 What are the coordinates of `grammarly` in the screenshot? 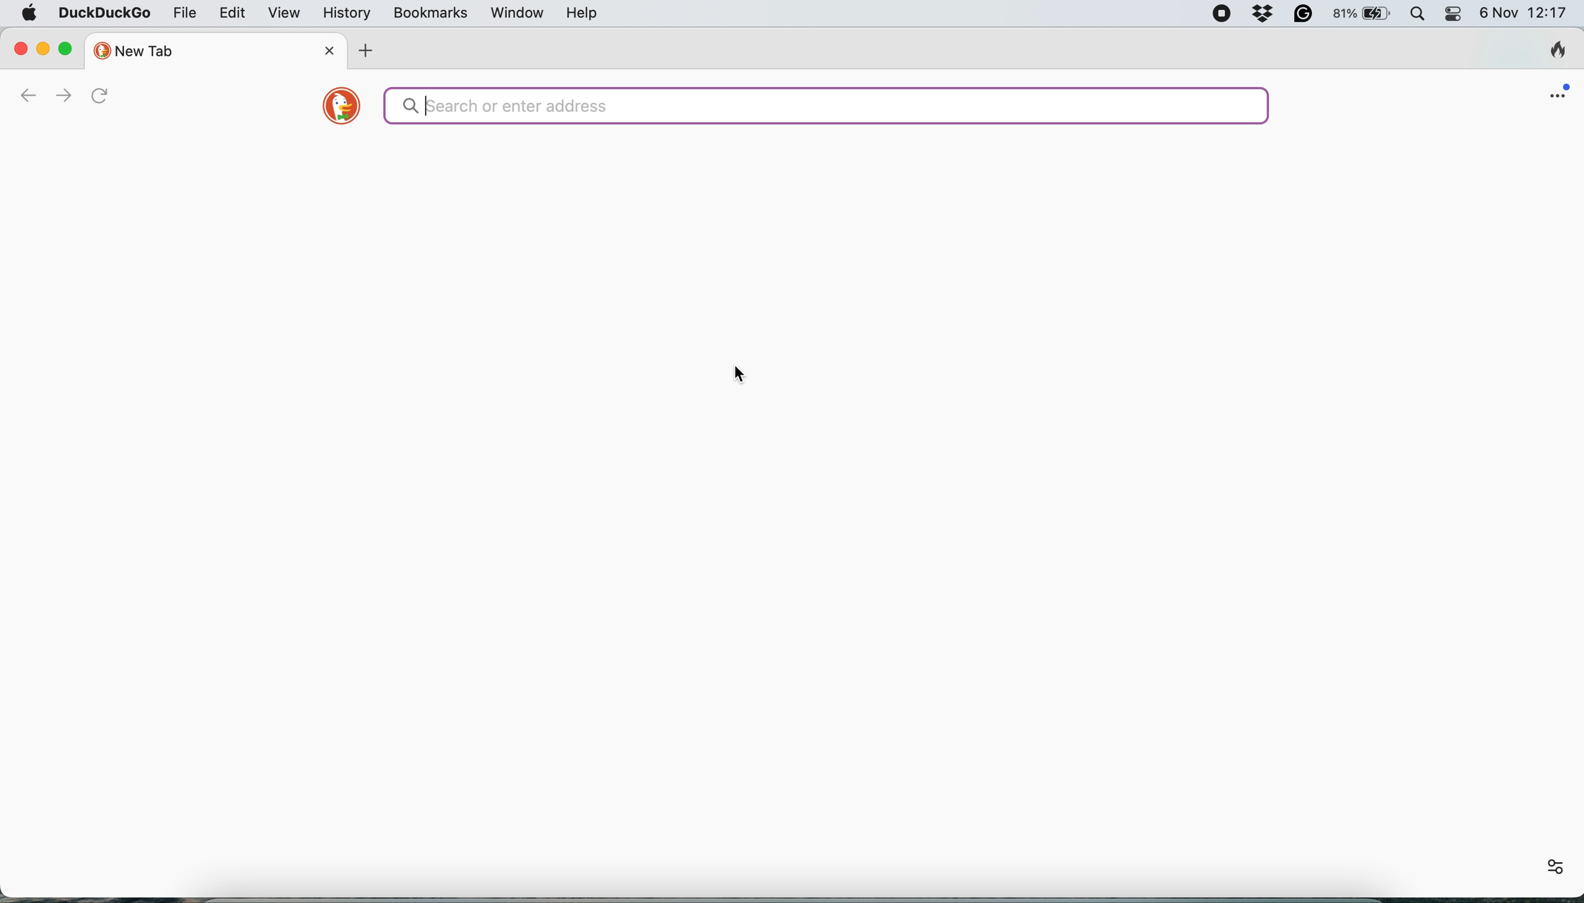 It's located at (1300, 15).